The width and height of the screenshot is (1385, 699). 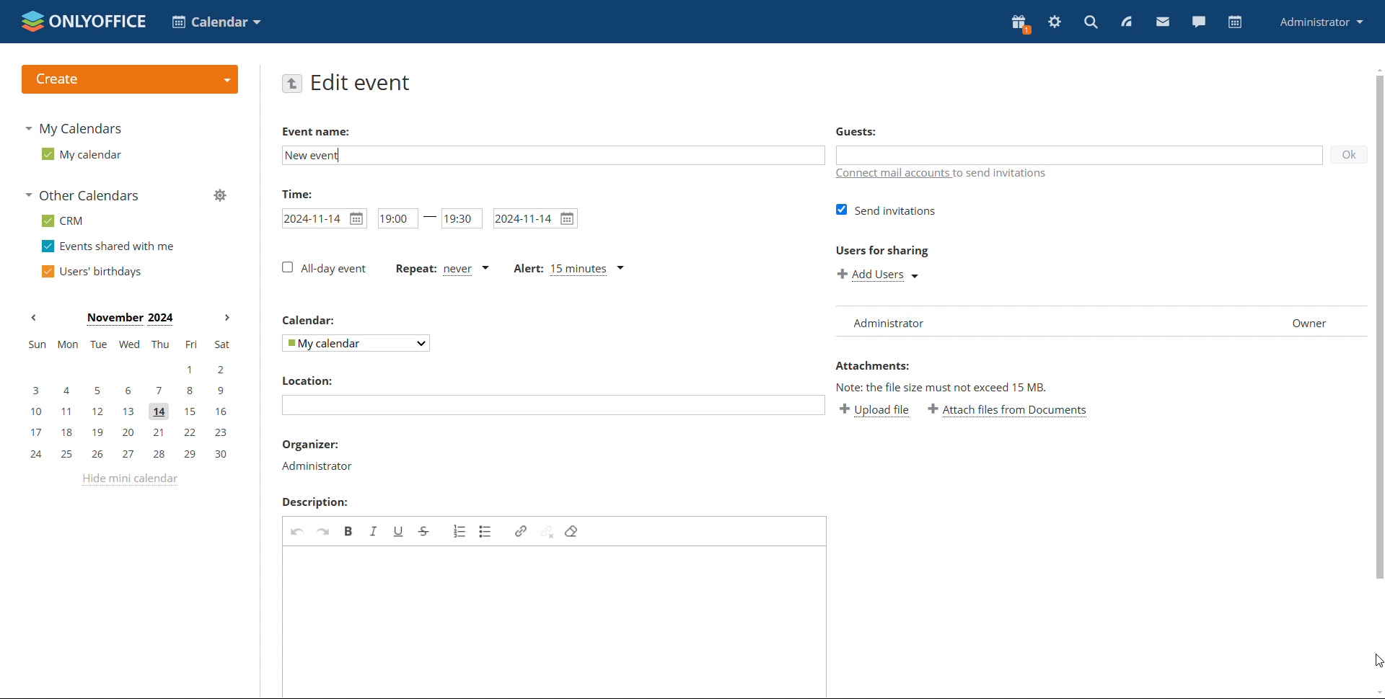 What do you see at coordinates (424, 531) in the screenshot?
I see `strikethrough` at bounding box center [424, 531].